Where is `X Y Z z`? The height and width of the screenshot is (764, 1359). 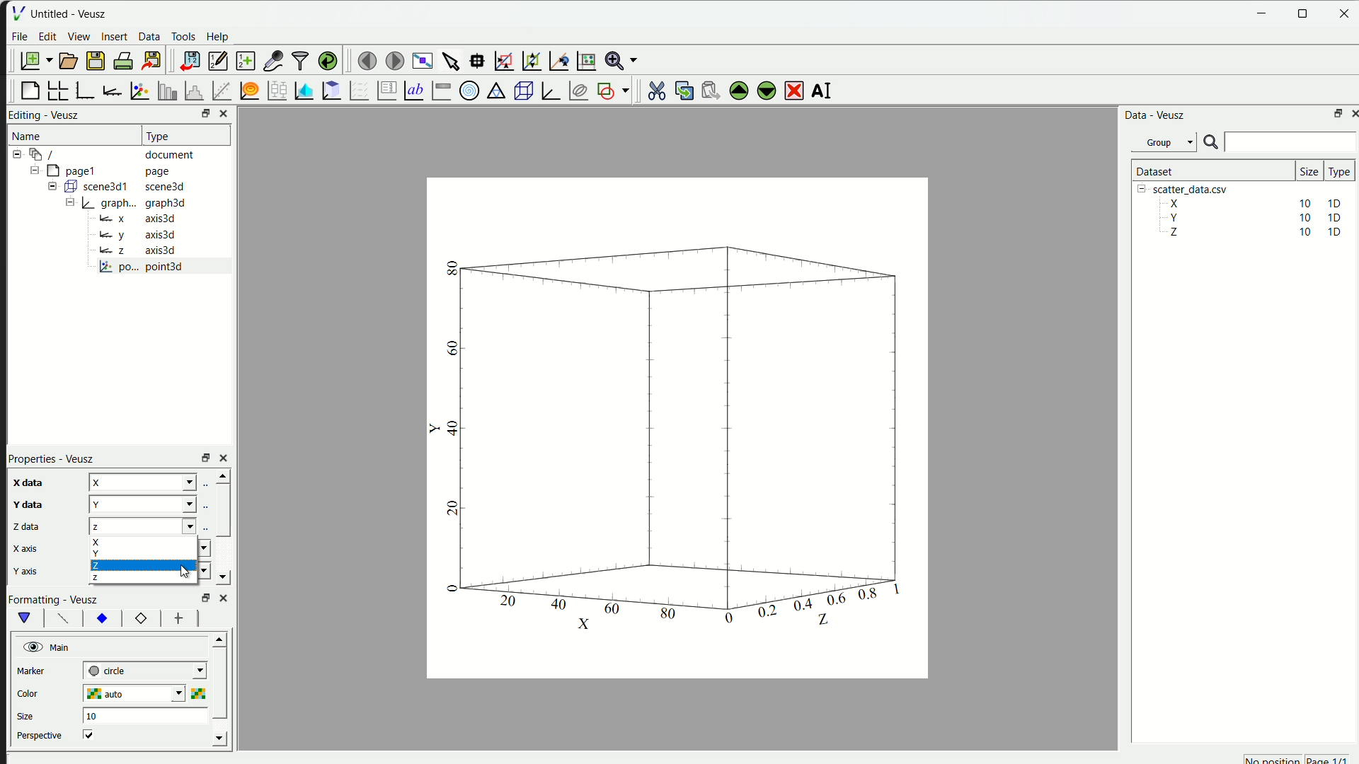 X Y Z z is located at coordinates (149, 561).